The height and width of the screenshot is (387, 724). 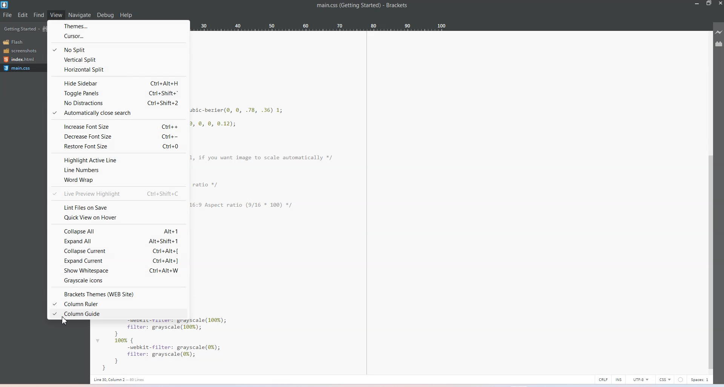 What do you see at coordinates (80, 15) in the screenshot?
I see `Navigate` at bounding box center [80, 15].